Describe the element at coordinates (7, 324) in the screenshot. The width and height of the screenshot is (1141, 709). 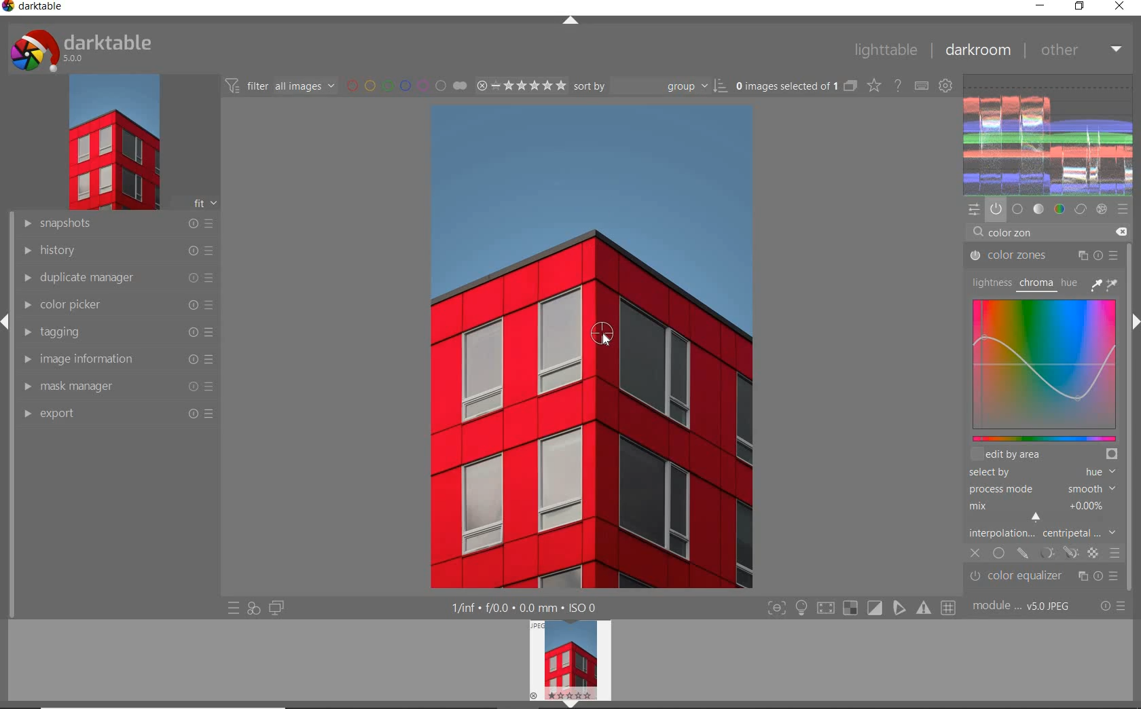
I see `expand/collapse` at that location.